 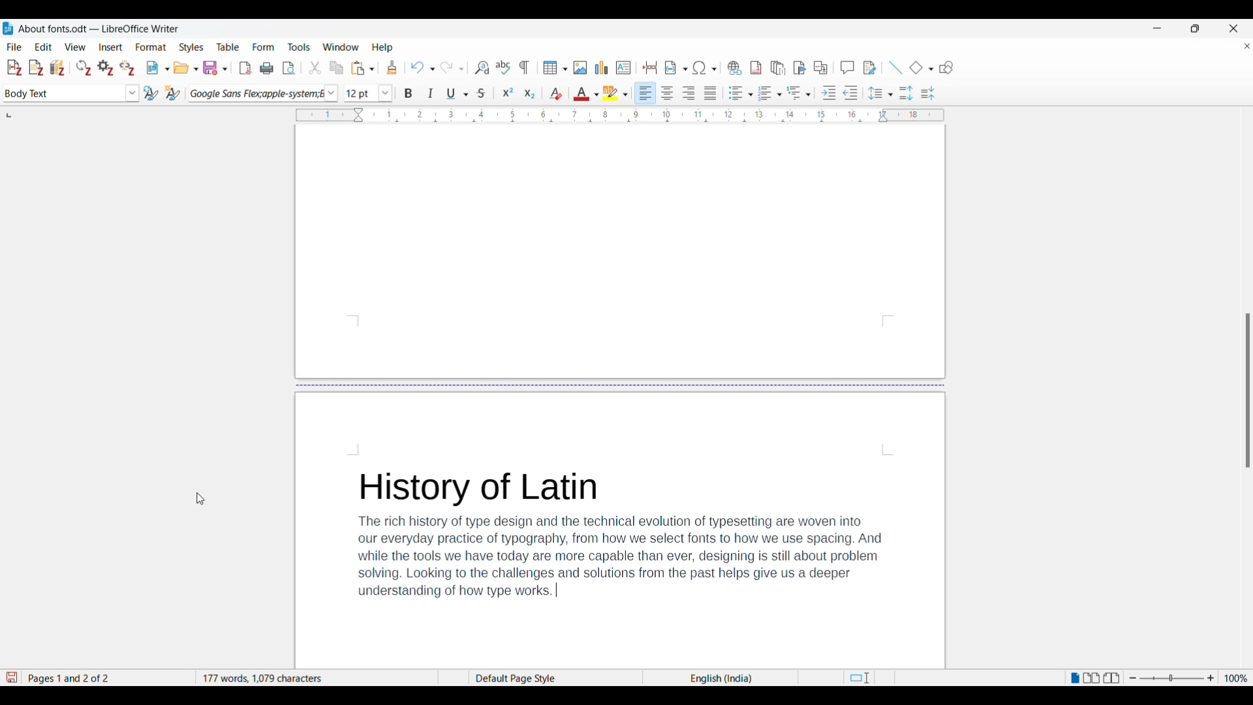 I want to click on Current basic shape and other basic shape options, so click(x=921, y=67).